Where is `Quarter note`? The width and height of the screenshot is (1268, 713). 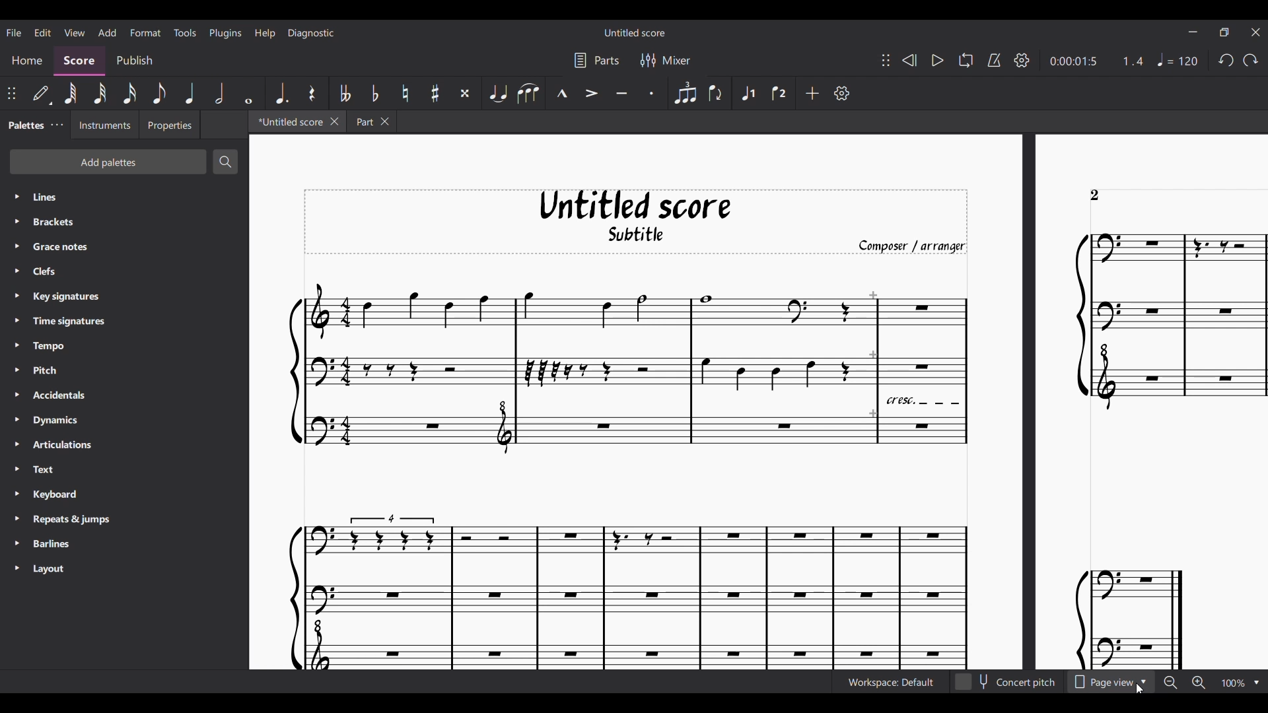
Quarter note is located at coordinates (191, 93).